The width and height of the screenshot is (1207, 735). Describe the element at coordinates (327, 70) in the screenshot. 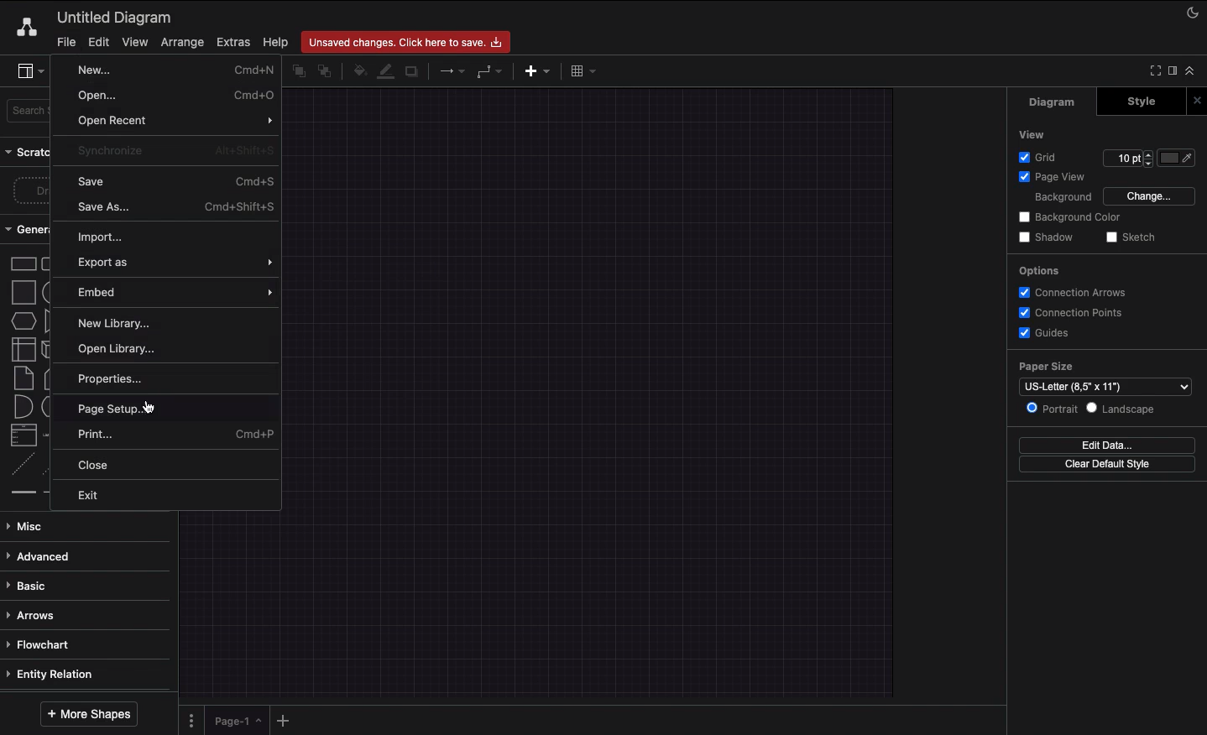

I see `To back` at that location.